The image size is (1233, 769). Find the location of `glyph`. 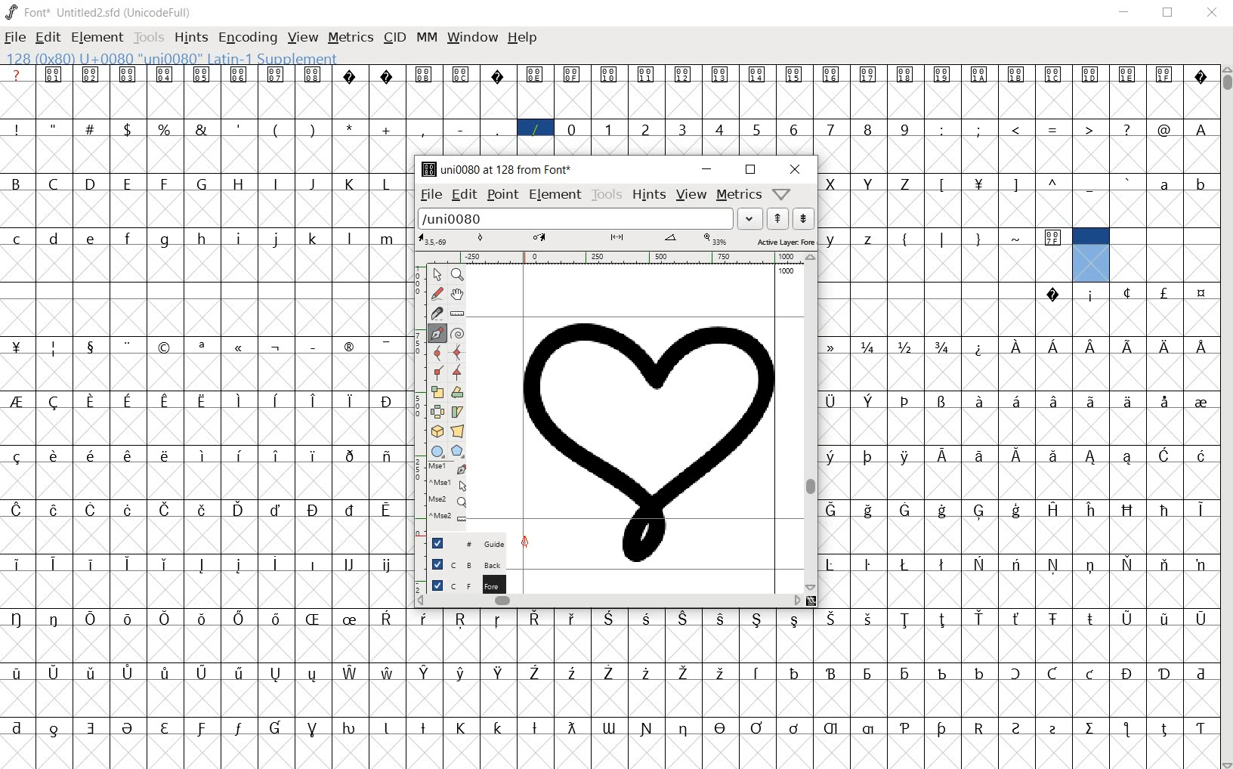

glyph is located at coordinates (906, 675).